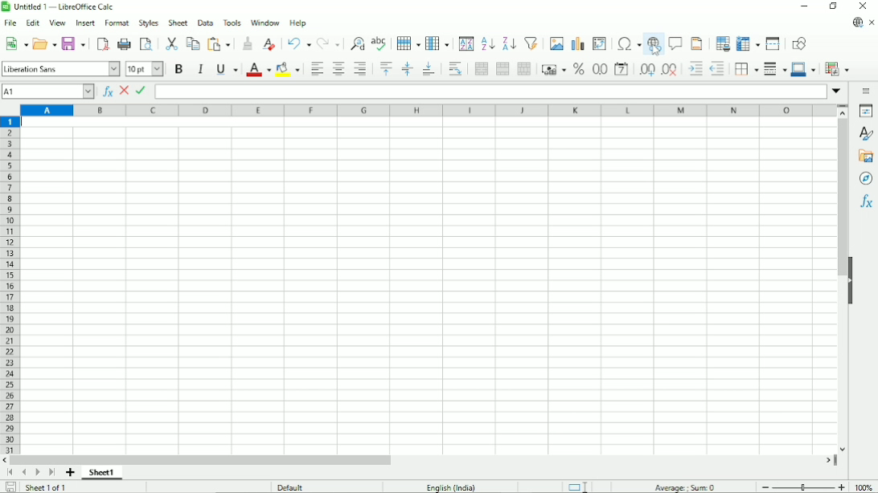 This screenshot has width=878, height=493. Describe the element at coordinates (490, 92) in the screenshot. I see `Input line` at that location.